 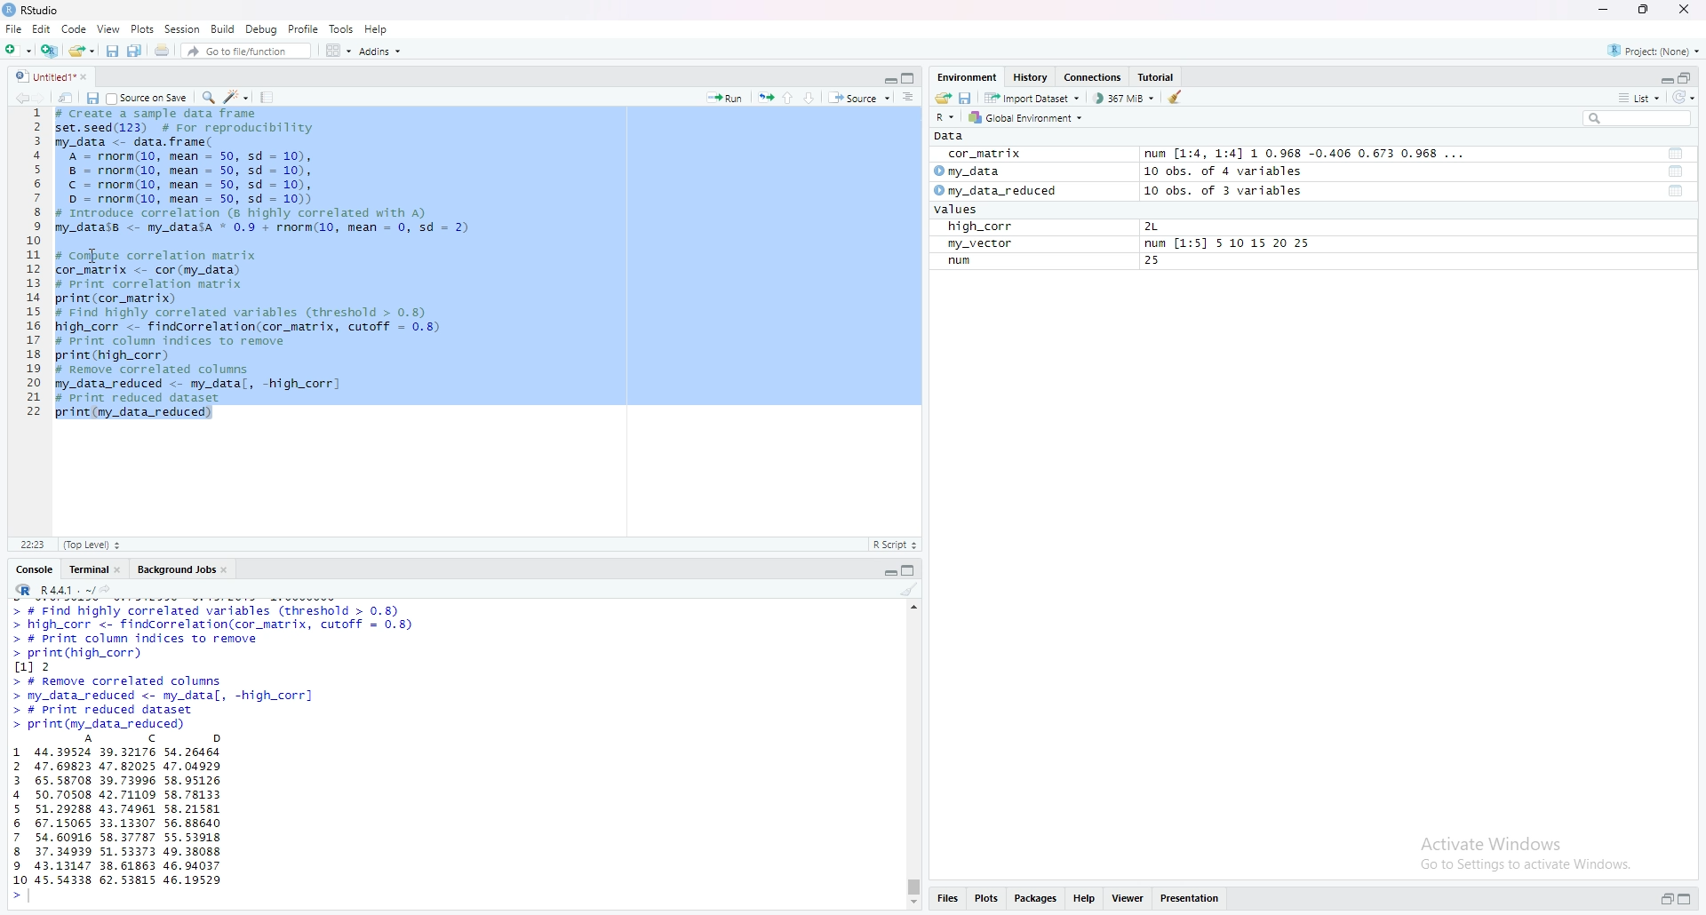 I want to click on Connections , so click(x=1095, y=76).